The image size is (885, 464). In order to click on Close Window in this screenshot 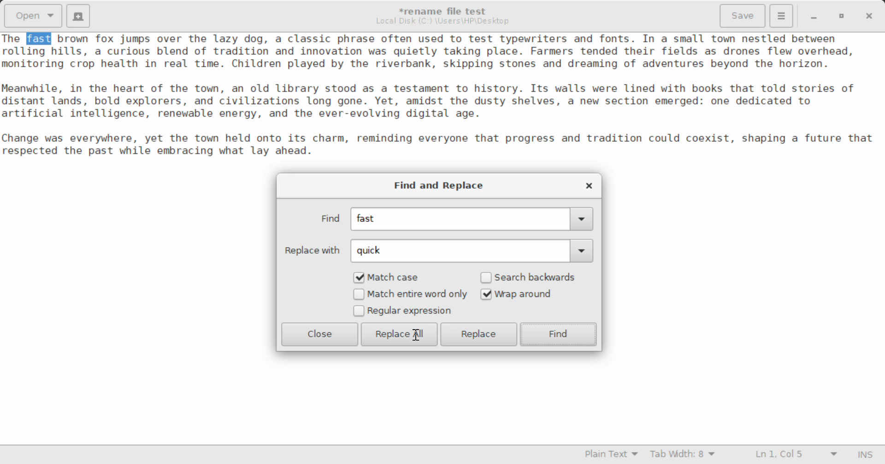, I will do `click(587, 185)`.